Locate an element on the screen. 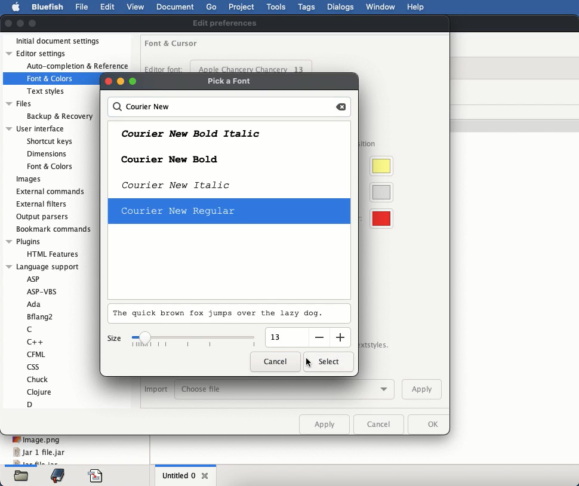 This screenshot has width=579, height=486. apple logo is located at coordinates (16, 7).